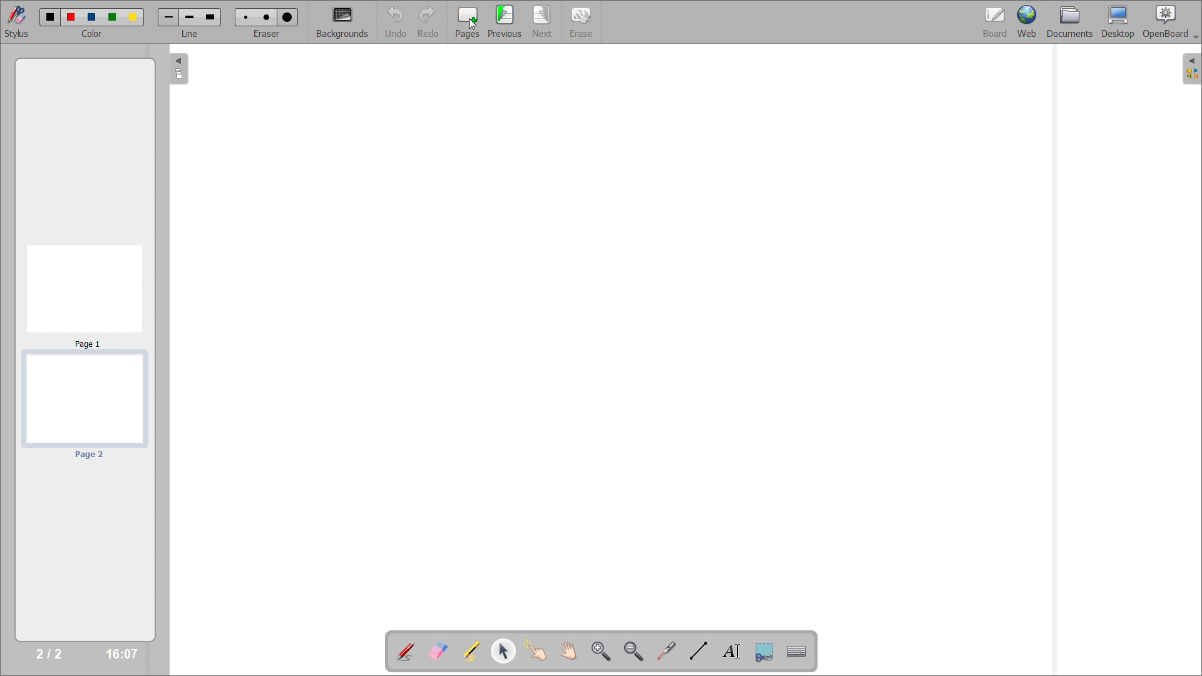 This screenshot has width=1202, height=676. Describe the element at coordinates (429, 22) in the screenshot. I see `redo` at that location.